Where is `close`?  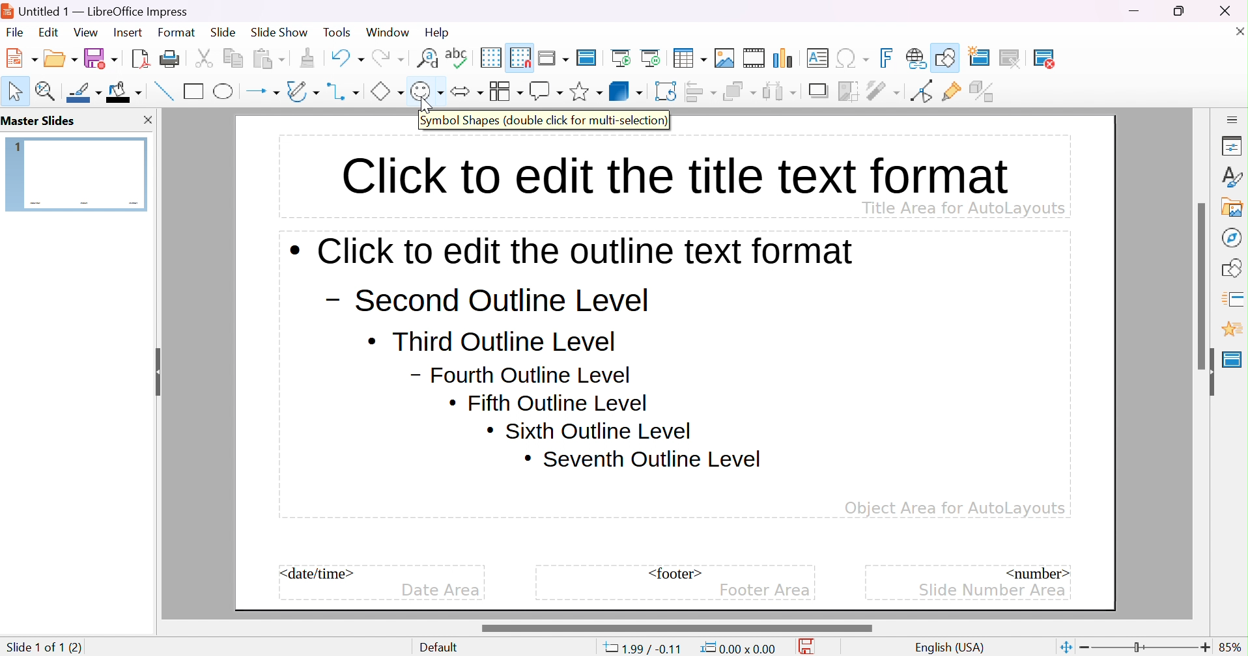 close is located at coordinates (147, 120).